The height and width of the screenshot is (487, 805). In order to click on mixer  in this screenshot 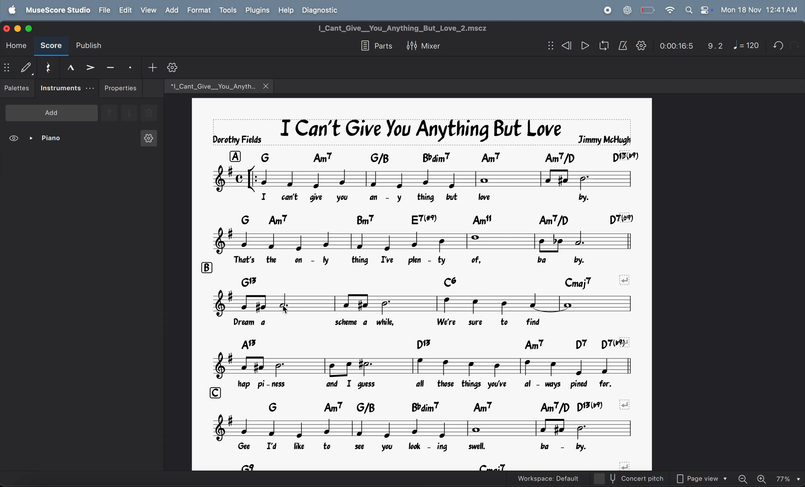, I will do `click(422, 45)`.